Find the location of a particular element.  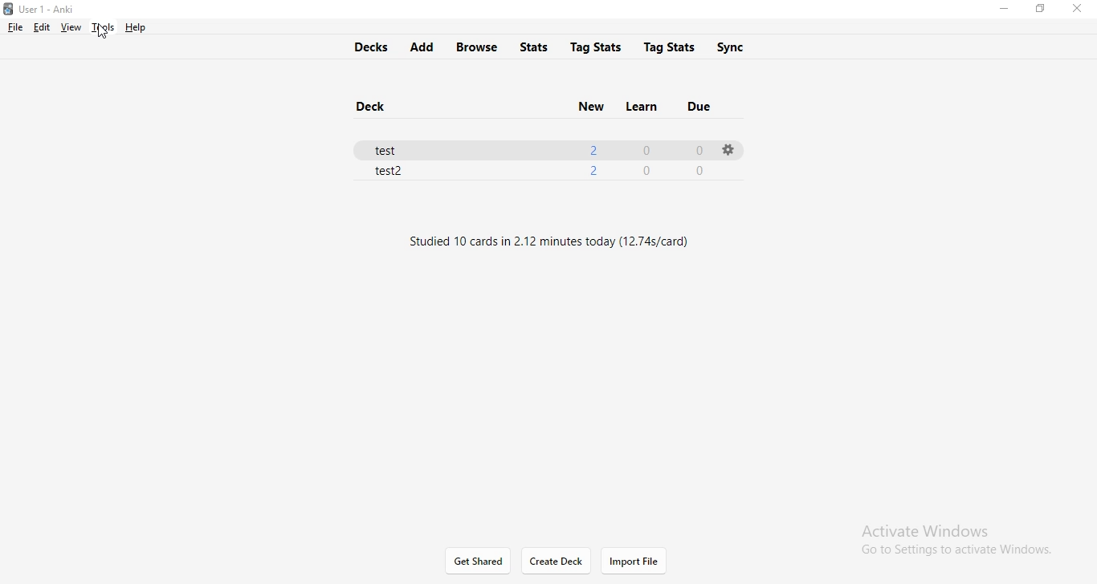

test2 is located at coordinates (392, 172).